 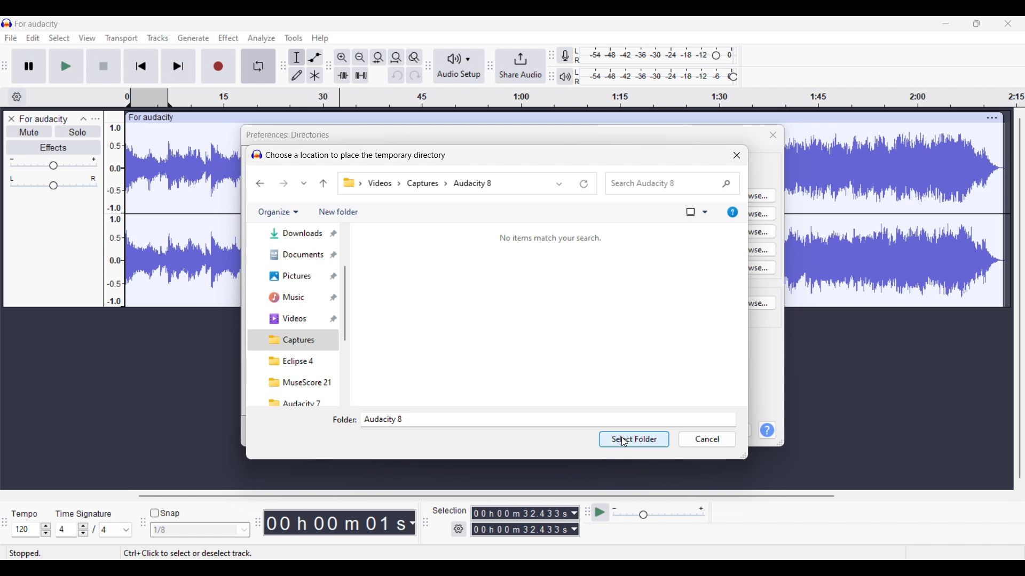 What do you see at coordinates (53, 163) in the screenshot?
I see `Volume scale` at bounding box center [53, 163].